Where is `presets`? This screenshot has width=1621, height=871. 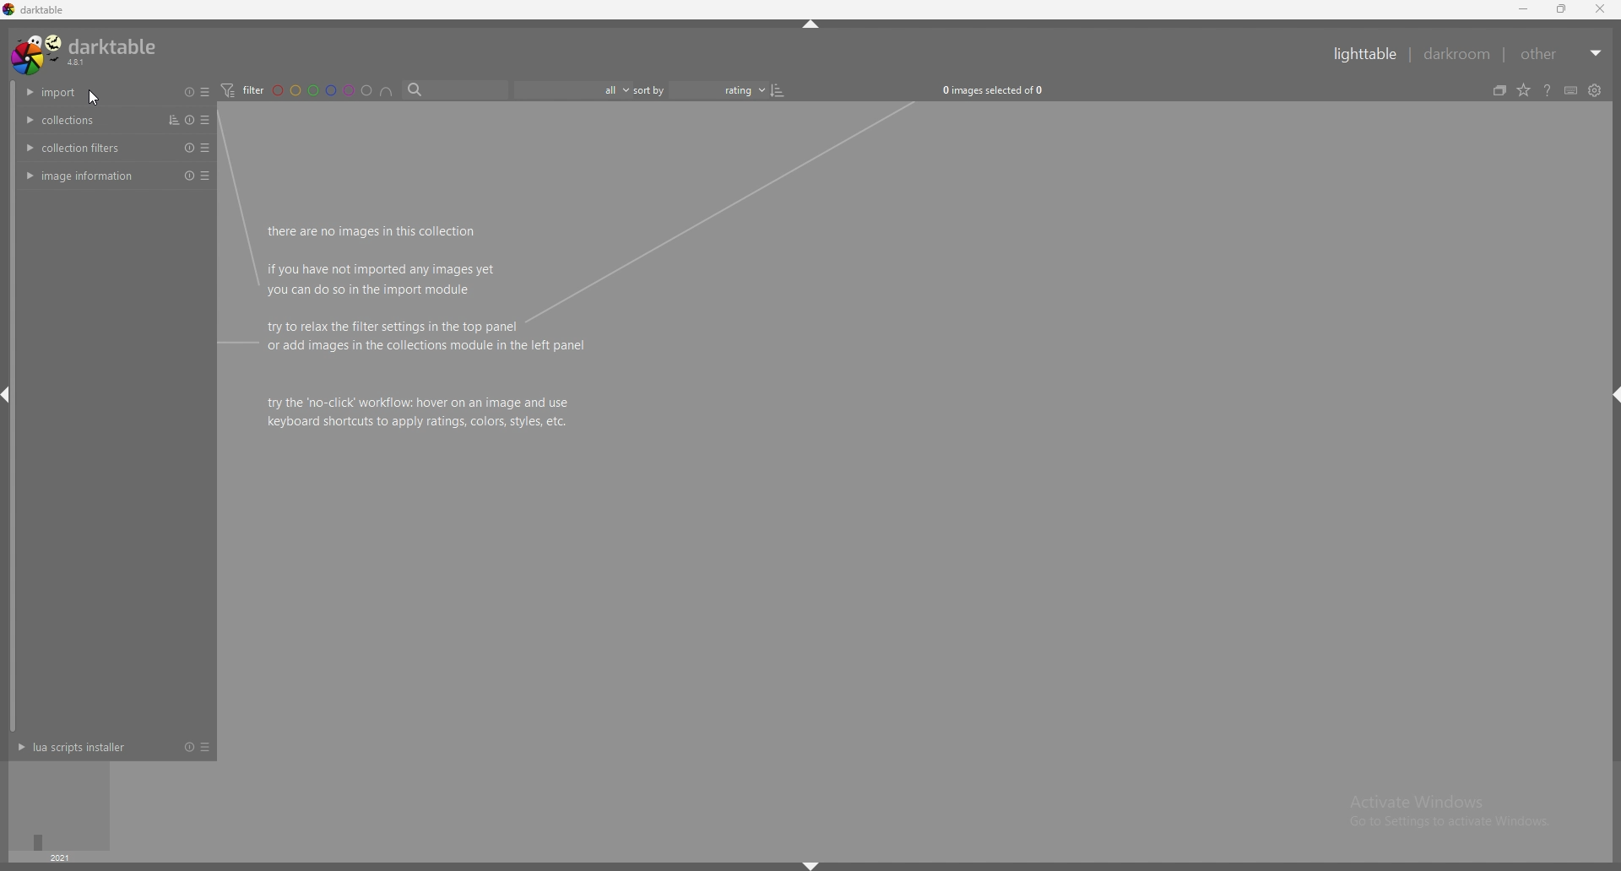
presets is located at coordinates (204, 747).